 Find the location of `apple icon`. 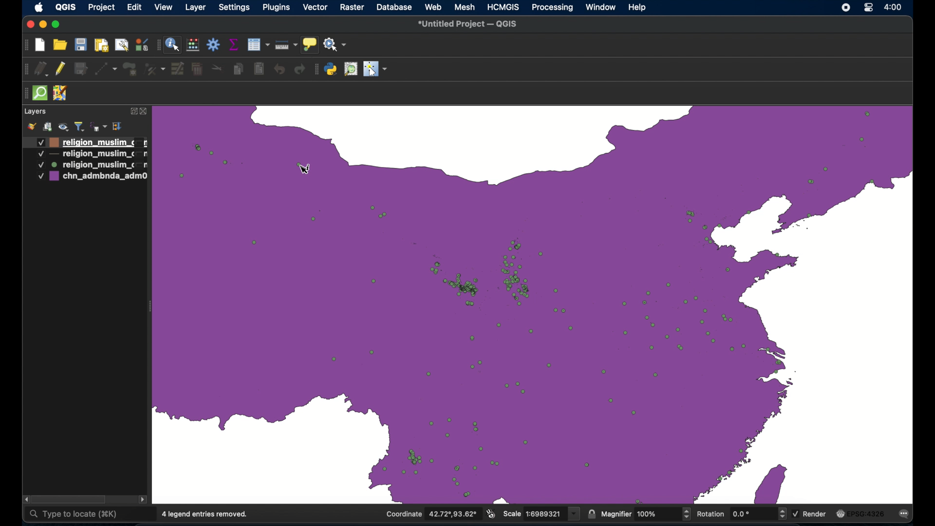

apple icon is located at coordinates (39, 8).